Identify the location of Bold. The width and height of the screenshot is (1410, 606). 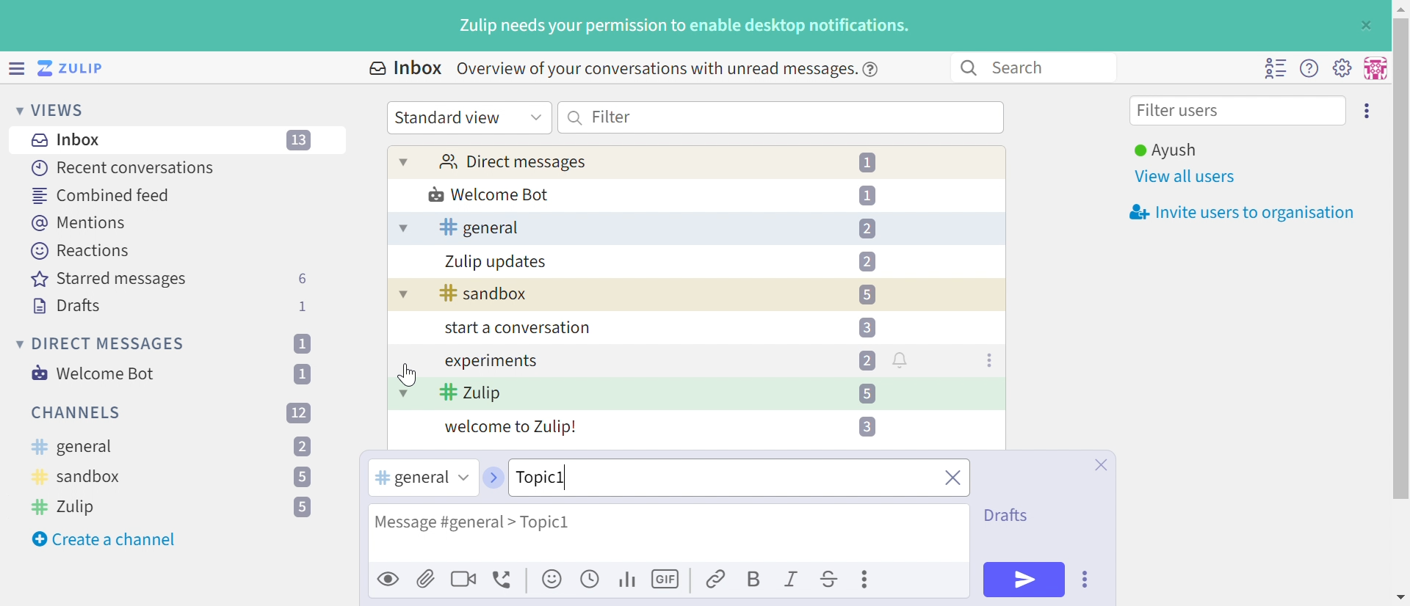
(753, 580).